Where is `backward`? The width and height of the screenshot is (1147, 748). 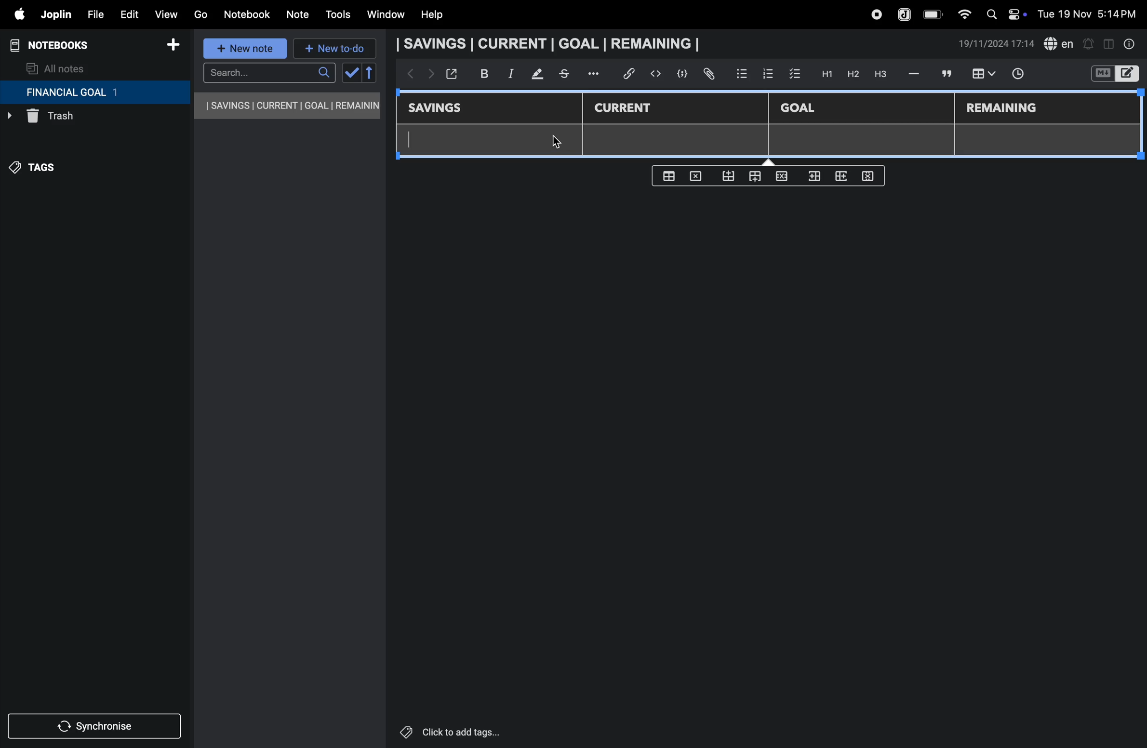 backward is located at coordinates (407, 75).